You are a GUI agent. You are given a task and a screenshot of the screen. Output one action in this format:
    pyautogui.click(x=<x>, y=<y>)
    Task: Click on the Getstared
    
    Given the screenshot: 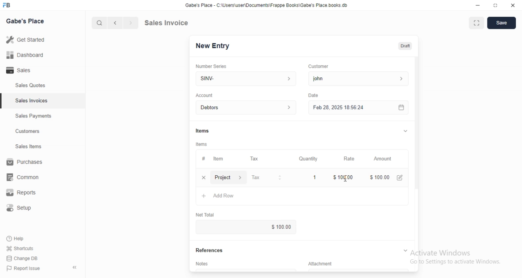 What is the action you would take?
    pyautogui.click(x=28, y=40)
    